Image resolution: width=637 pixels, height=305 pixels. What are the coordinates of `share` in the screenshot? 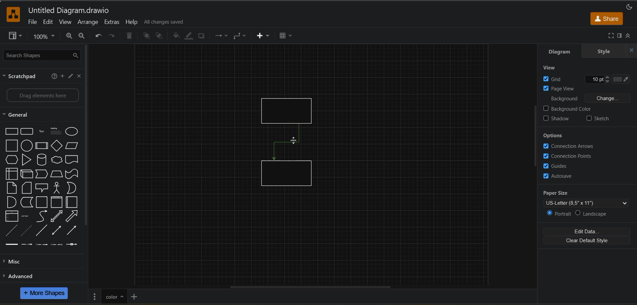 It's located at (607, 18).